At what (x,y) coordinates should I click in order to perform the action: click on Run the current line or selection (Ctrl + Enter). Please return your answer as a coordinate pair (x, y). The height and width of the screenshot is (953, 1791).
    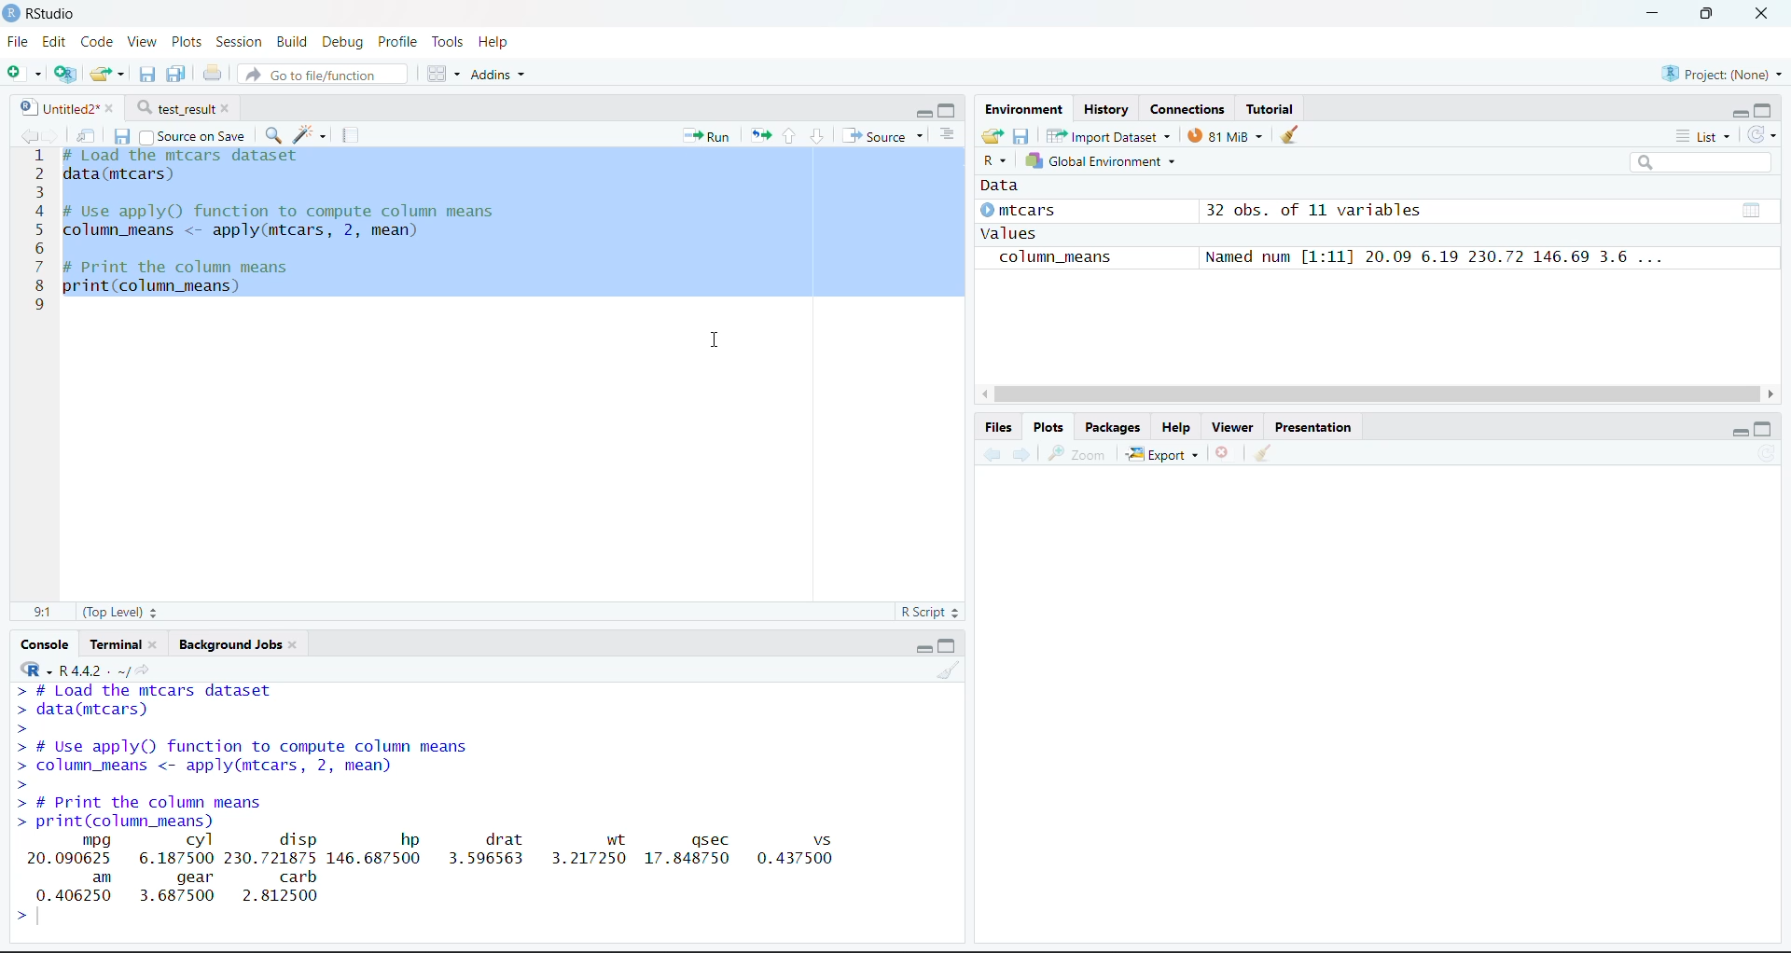
    Looking at the image, I should click on (702, 137).